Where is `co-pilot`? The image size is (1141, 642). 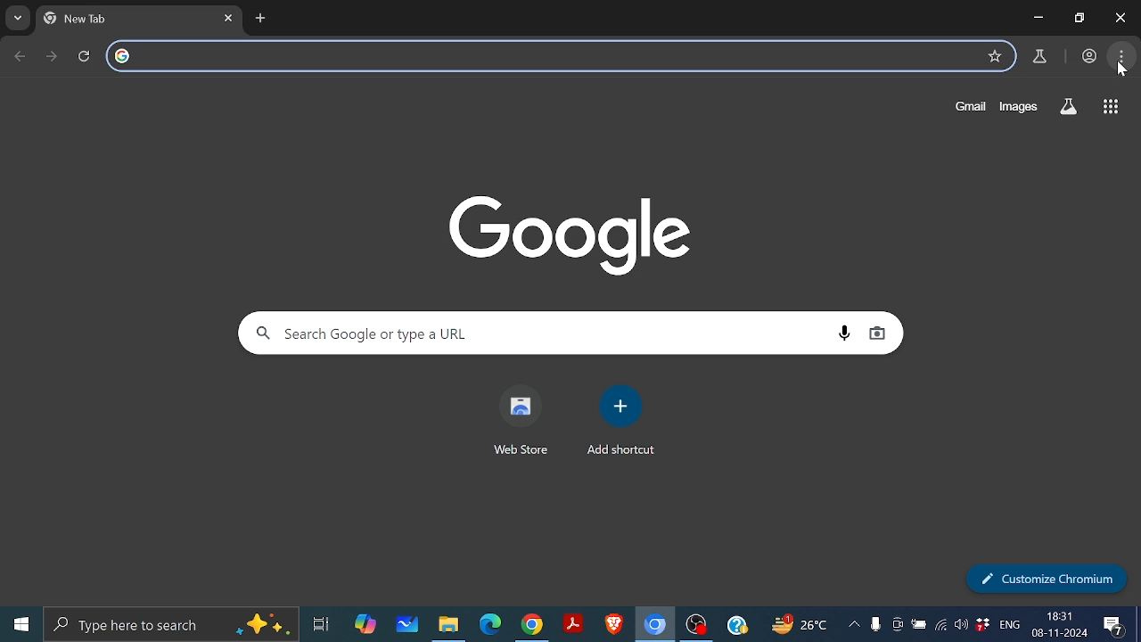
co-pilot is located at coordinates (366, 625).